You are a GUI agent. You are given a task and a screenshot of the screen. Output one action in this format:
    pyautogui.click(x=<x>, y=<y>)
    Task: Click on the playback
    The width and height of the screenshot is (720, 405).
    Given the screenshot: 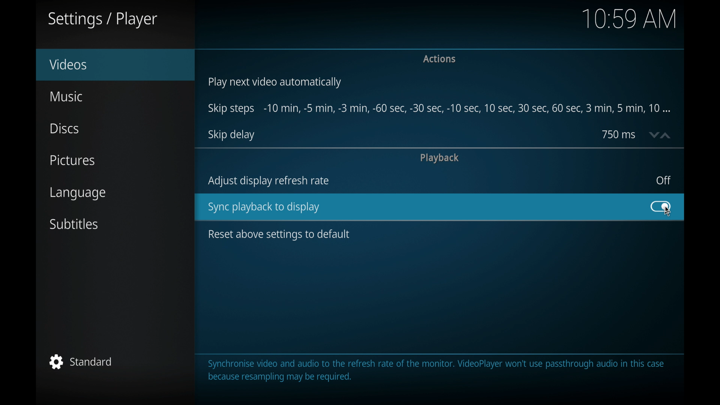 What is the action you would take?
    pyautogui.click(x=439, y=158)
    